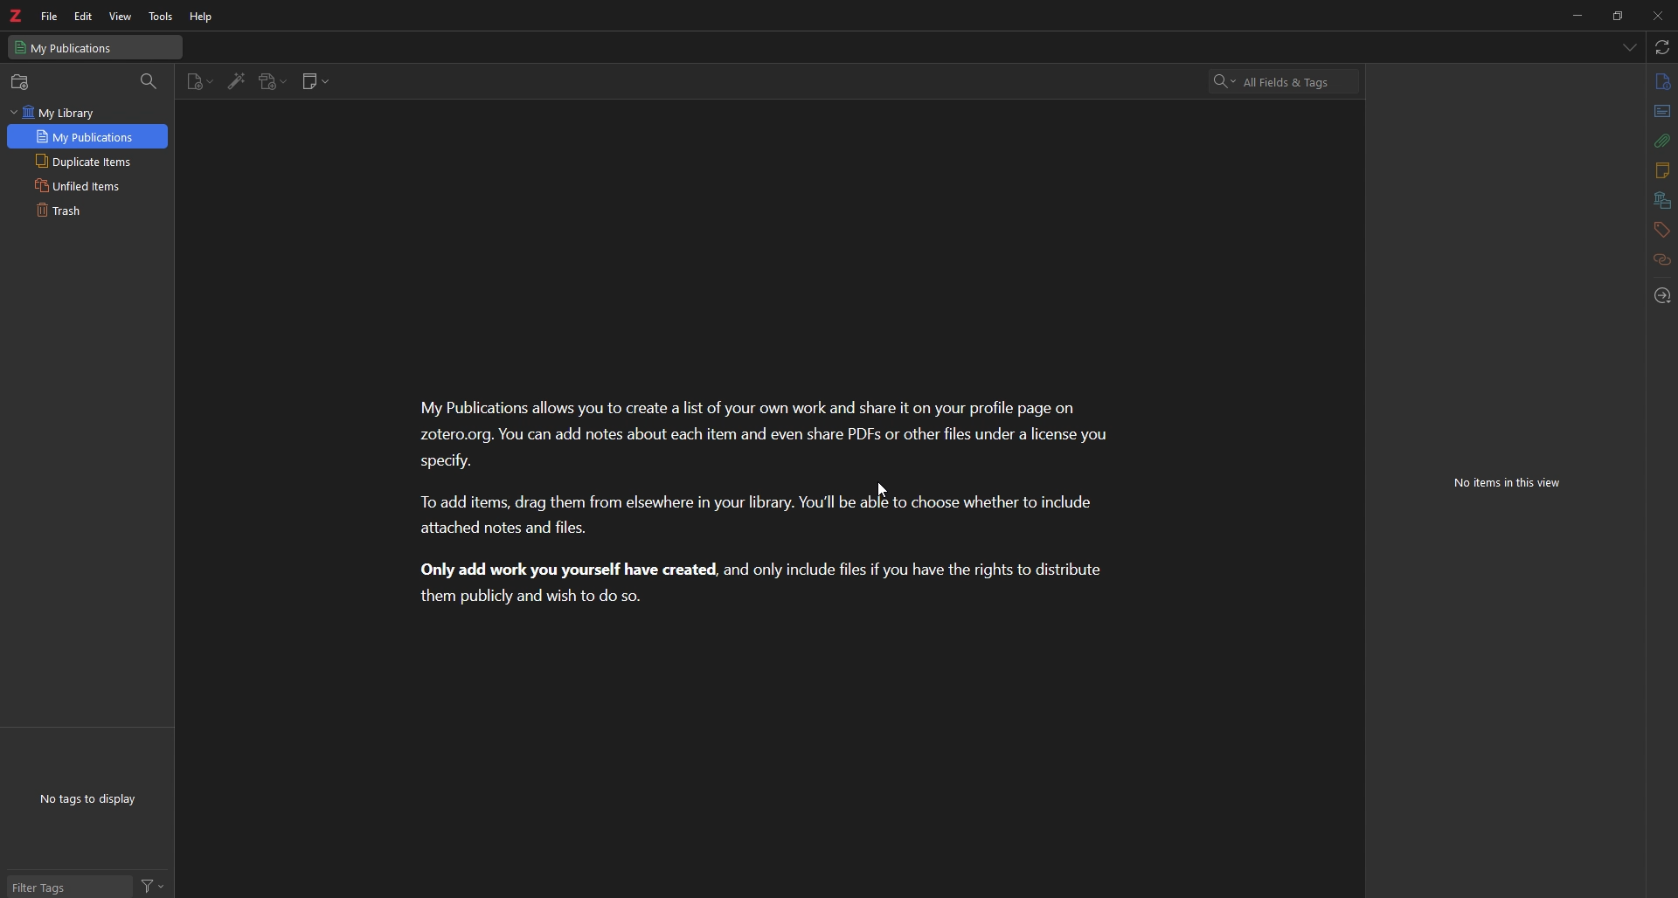  What do you see at coordinates (1627, 45) in the screenshot?
I see `List all tabs` at bounding box center [1627, 45].